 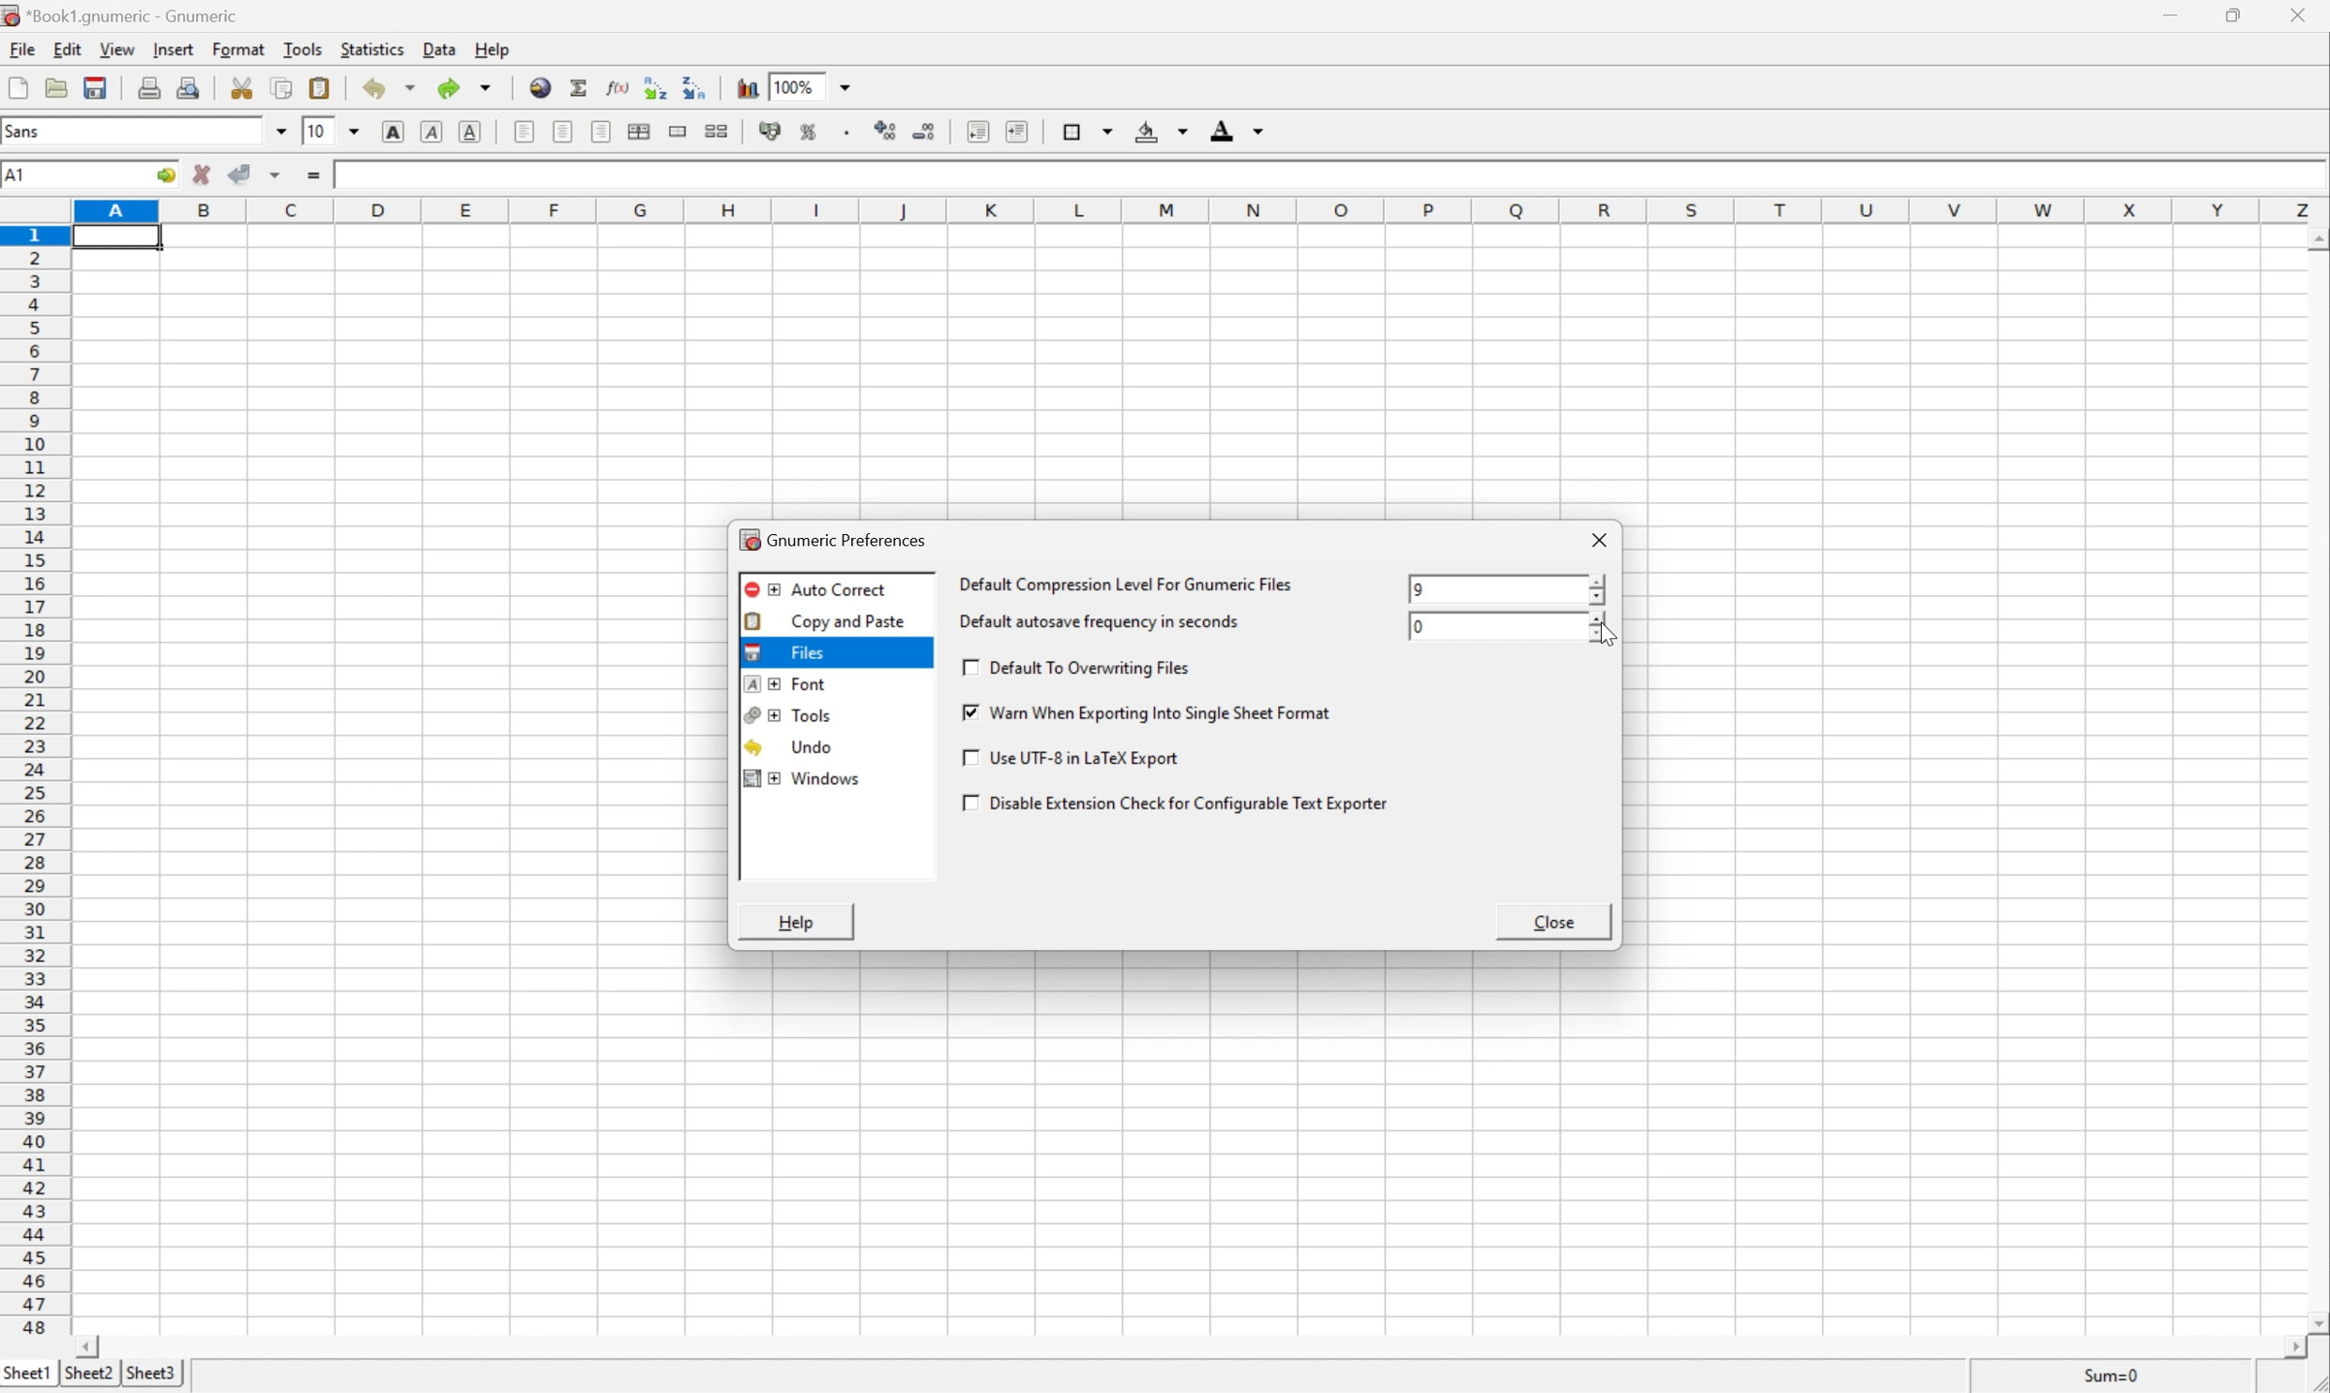 I want to click on tools, so click(x=789, y=718).